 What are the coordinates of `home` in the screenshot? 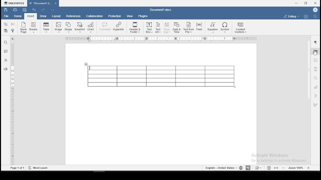 It's located at (18, 16).